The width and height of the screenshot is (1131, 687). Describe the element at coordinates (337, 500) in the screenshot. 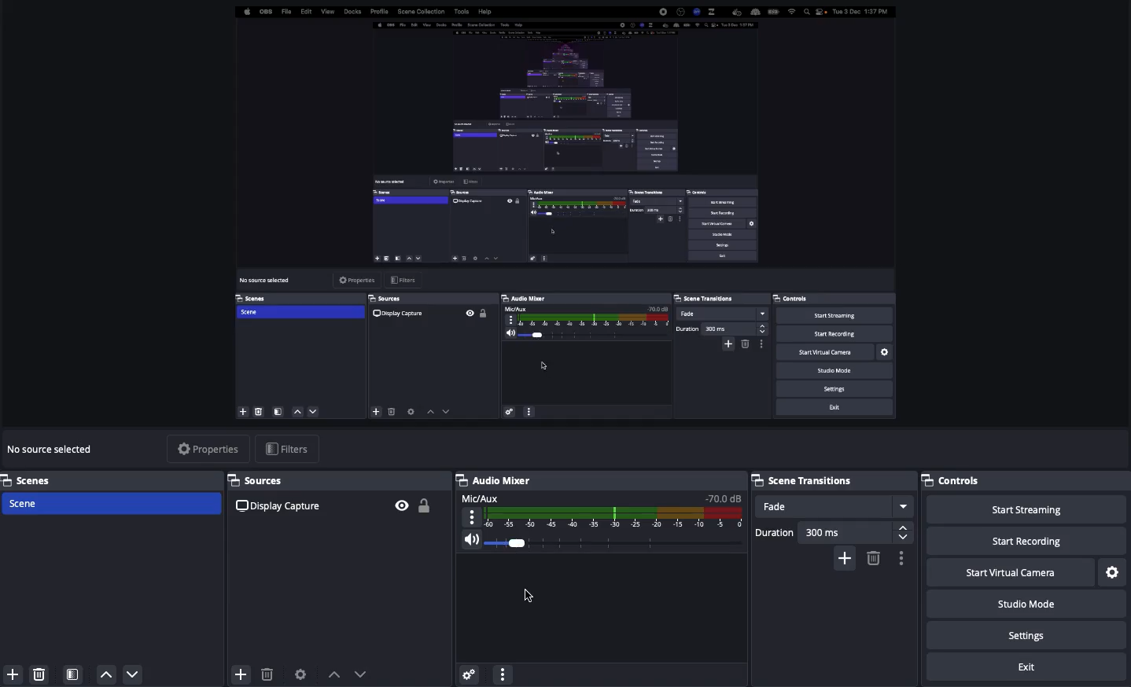

I see `Sources` at that location.